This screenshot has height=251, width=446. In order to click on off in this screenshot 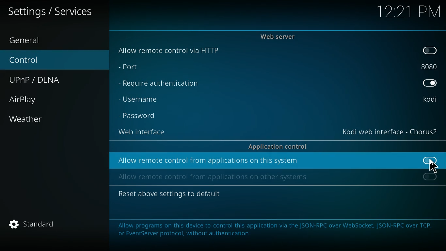, I will do `click(431, 161)`.